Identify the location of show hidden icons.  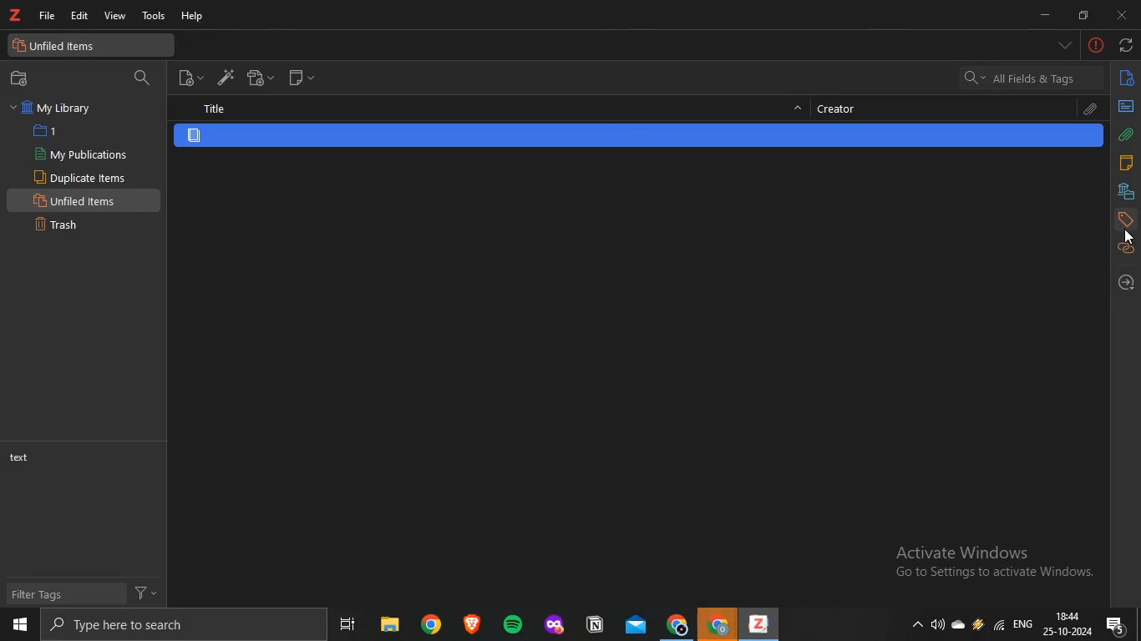
(913, 624).